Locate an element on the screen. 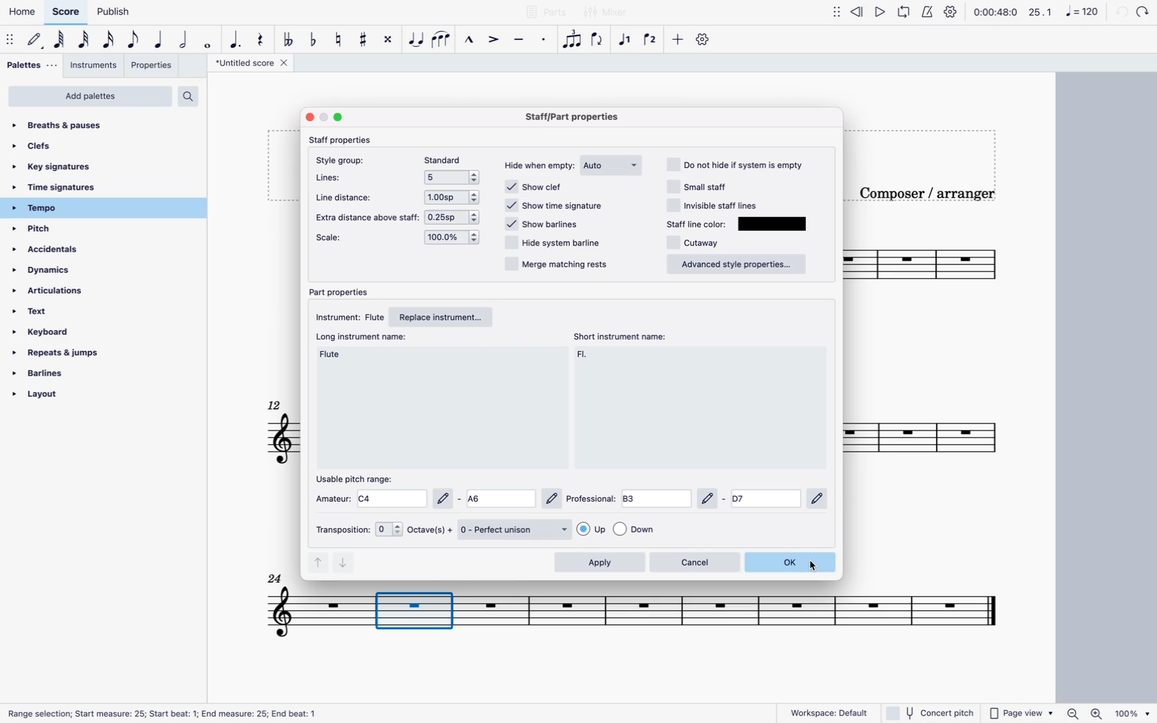 This screenshot has height=723, width=1157. clefs is located at coordinates (46, 149).